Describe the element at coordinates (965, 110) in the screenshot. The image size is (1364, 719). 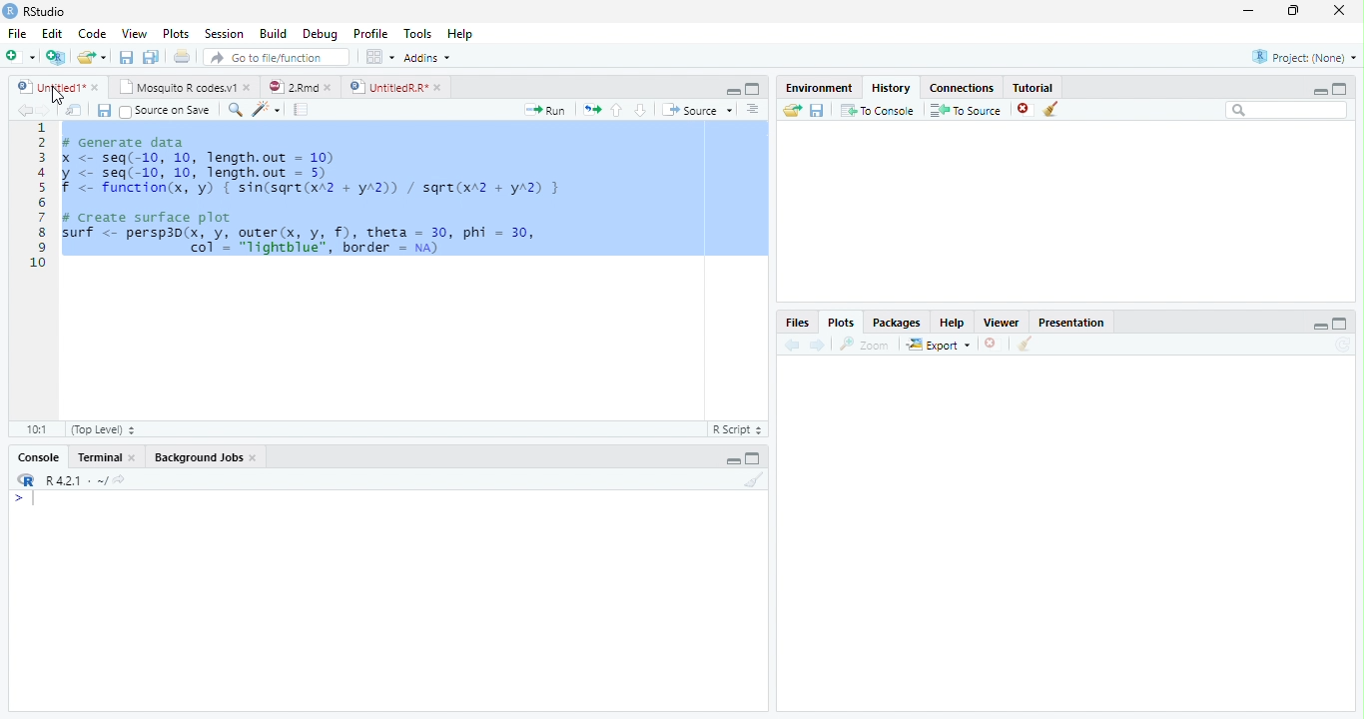
I see `To Source` at that location.